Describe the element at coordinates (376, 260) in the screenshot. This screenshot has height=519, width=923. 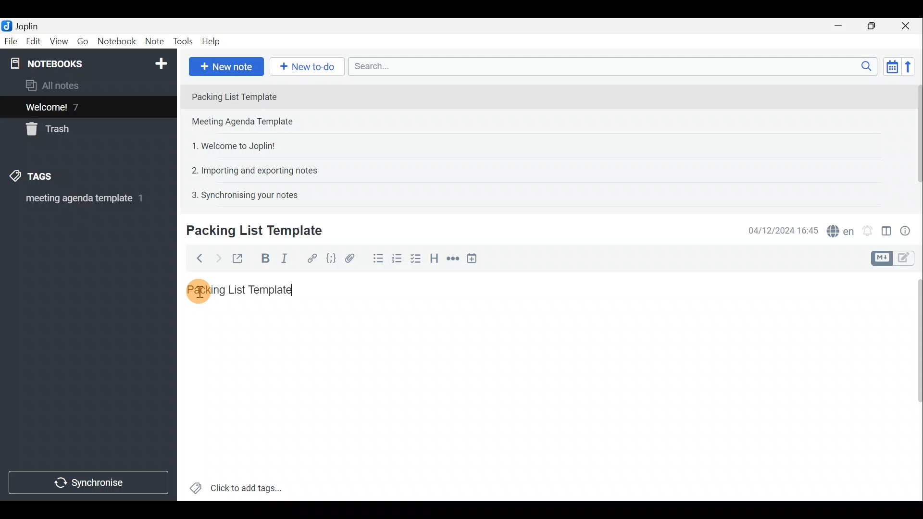
I see `Bulleted list` at that location.